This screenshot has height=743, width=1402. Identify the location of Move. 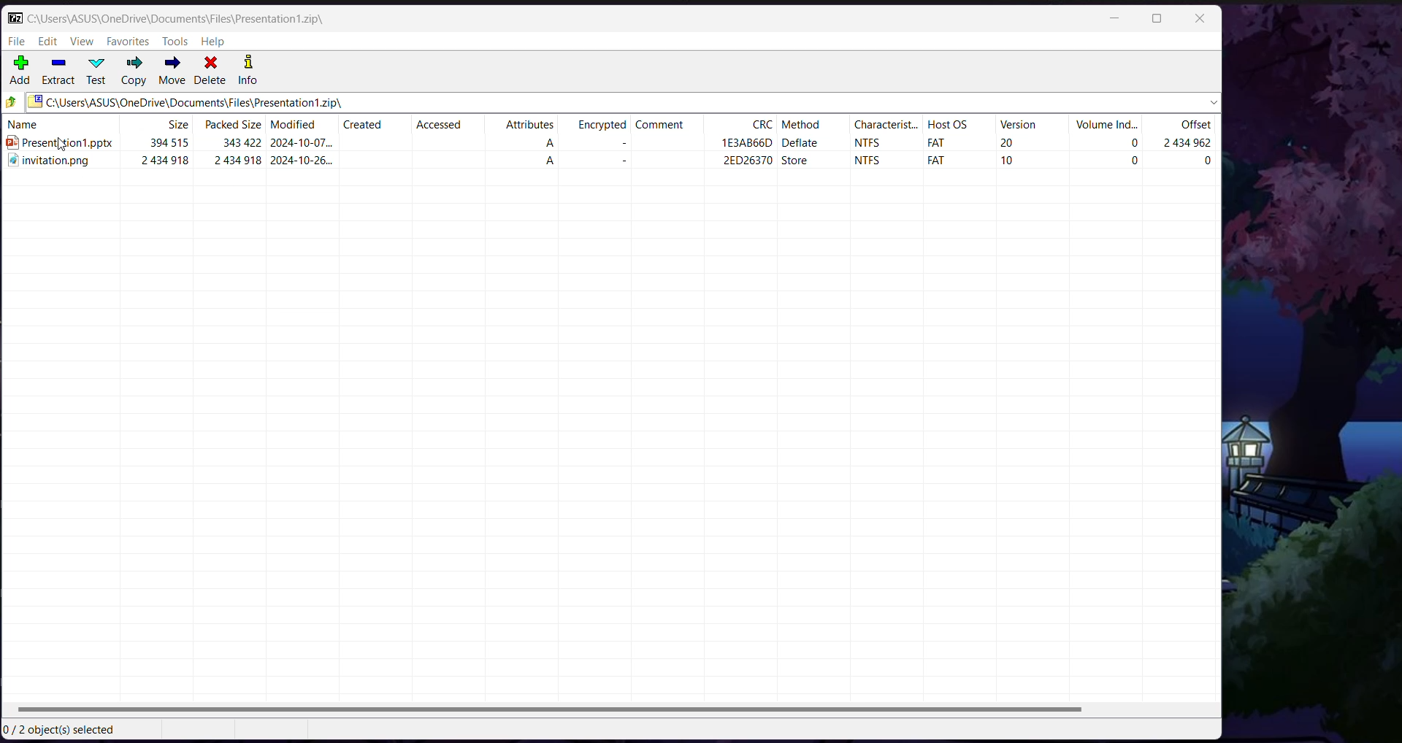
(172, 71).